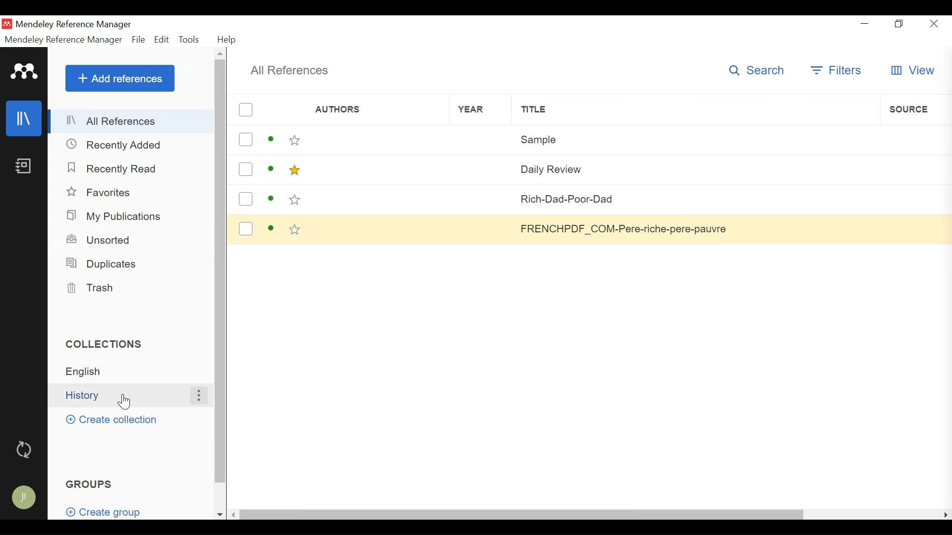 The height and width of the screenshot is (535, 952). I want to click on (un)select, so click(245, 199).